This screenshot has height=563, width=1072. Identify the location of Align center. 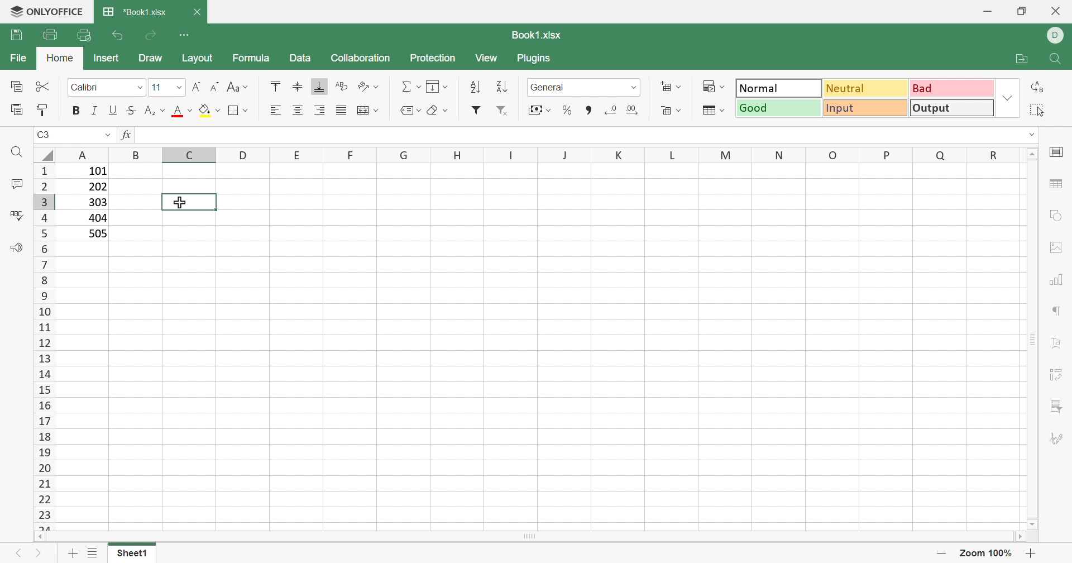
(300, 109).